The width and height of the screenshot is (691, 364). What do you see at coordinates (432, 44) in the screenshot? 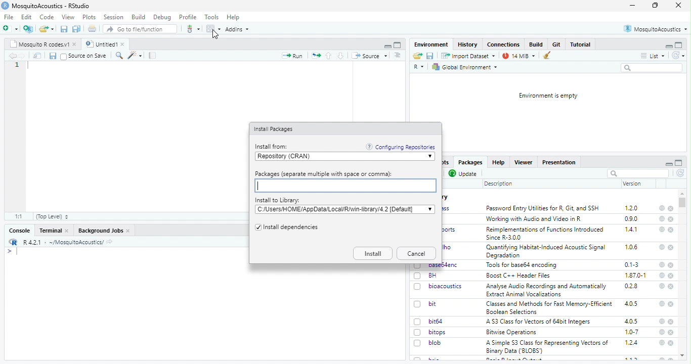
I see `Environment` at bounding box center [432, 44].